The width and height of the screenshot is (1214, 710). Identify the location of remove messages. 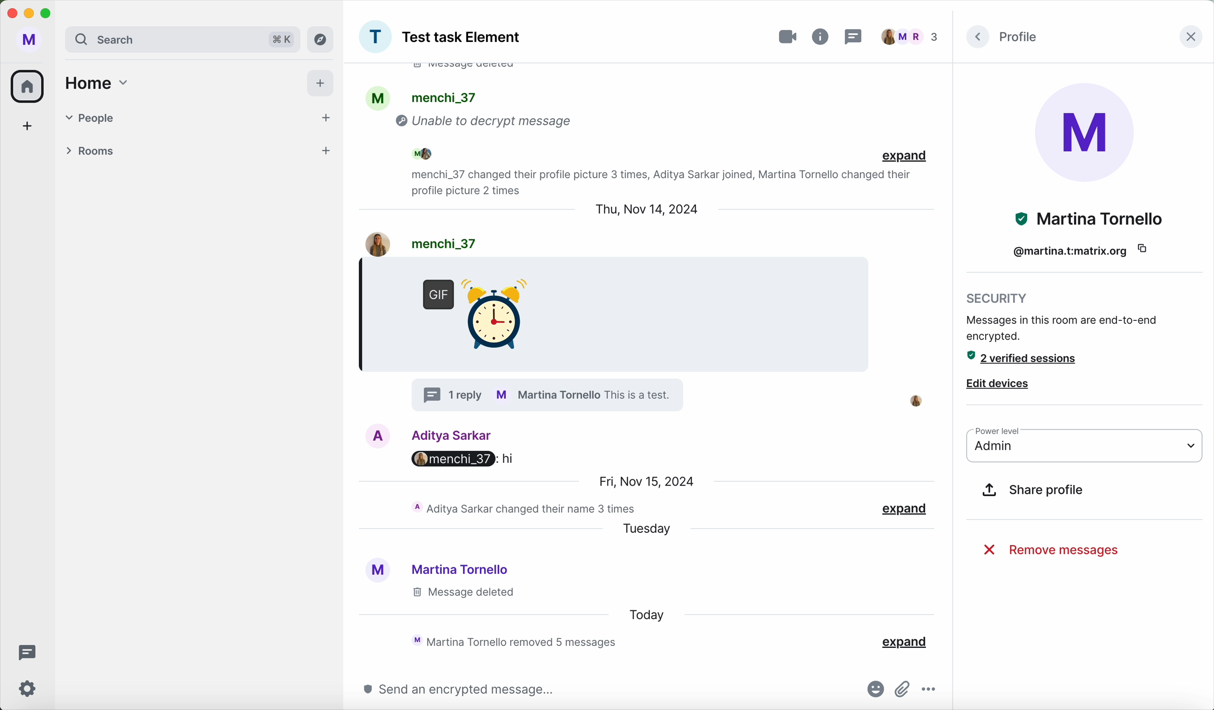
(1051, 550).